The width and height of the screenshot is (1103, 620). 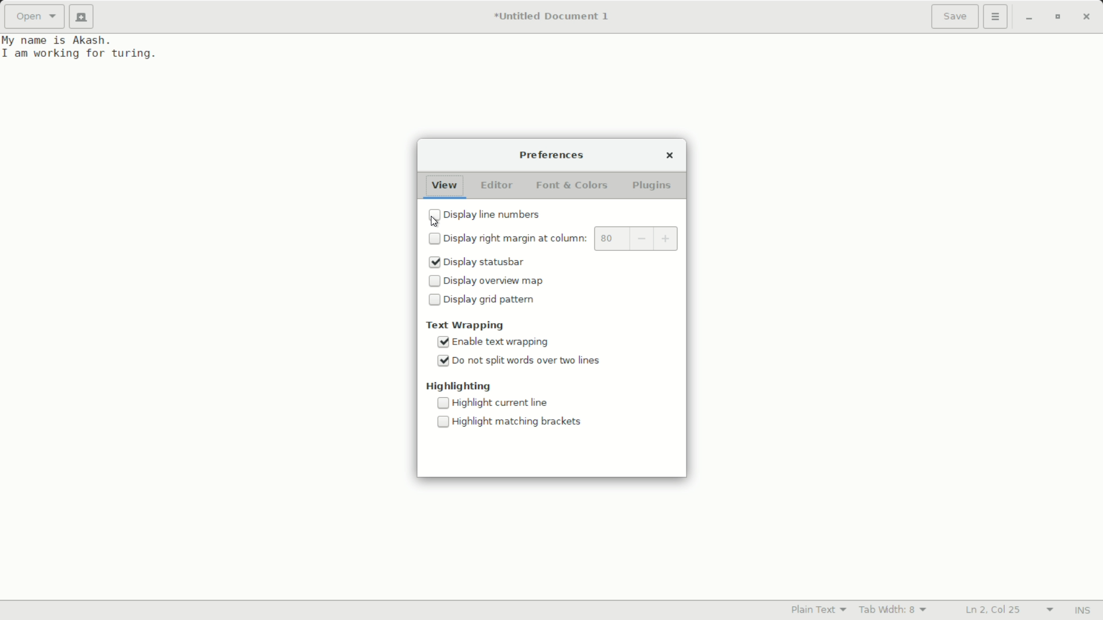 What do you see at coordinates (653, 186) in the screenshot?
I see `plugins` at bounding box center [653, 186].